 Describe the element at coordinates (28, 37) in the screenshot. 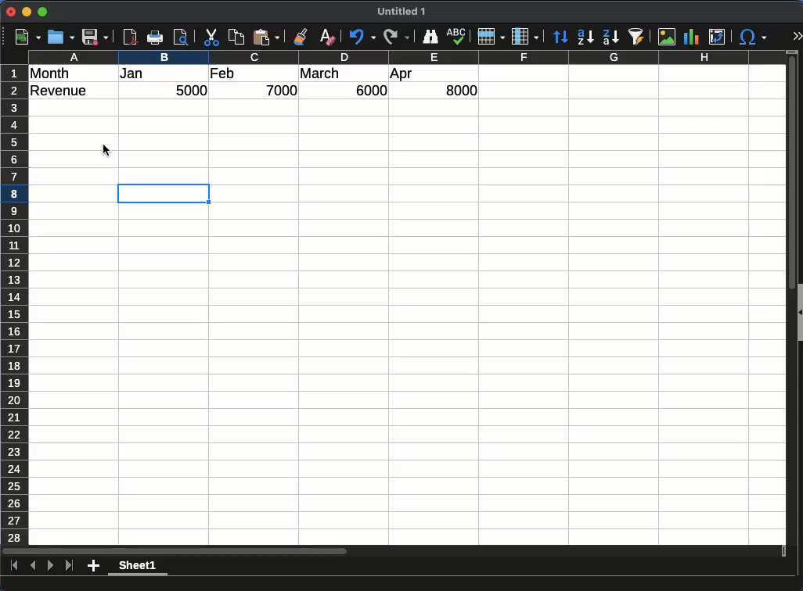

I see `new` at that location.